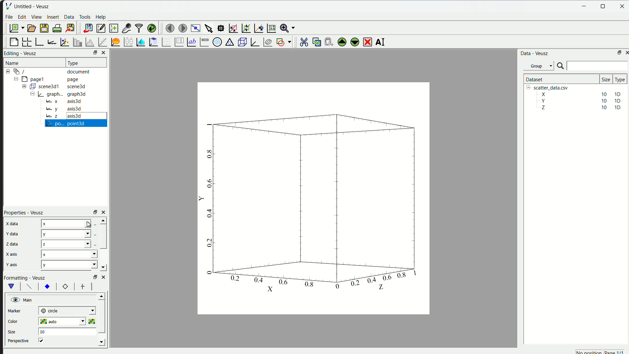 This screenshot has height=354, width=629. Describe the element at coordinates (380, 42) in the screenshot. I see `rename the selected widget` at that location.